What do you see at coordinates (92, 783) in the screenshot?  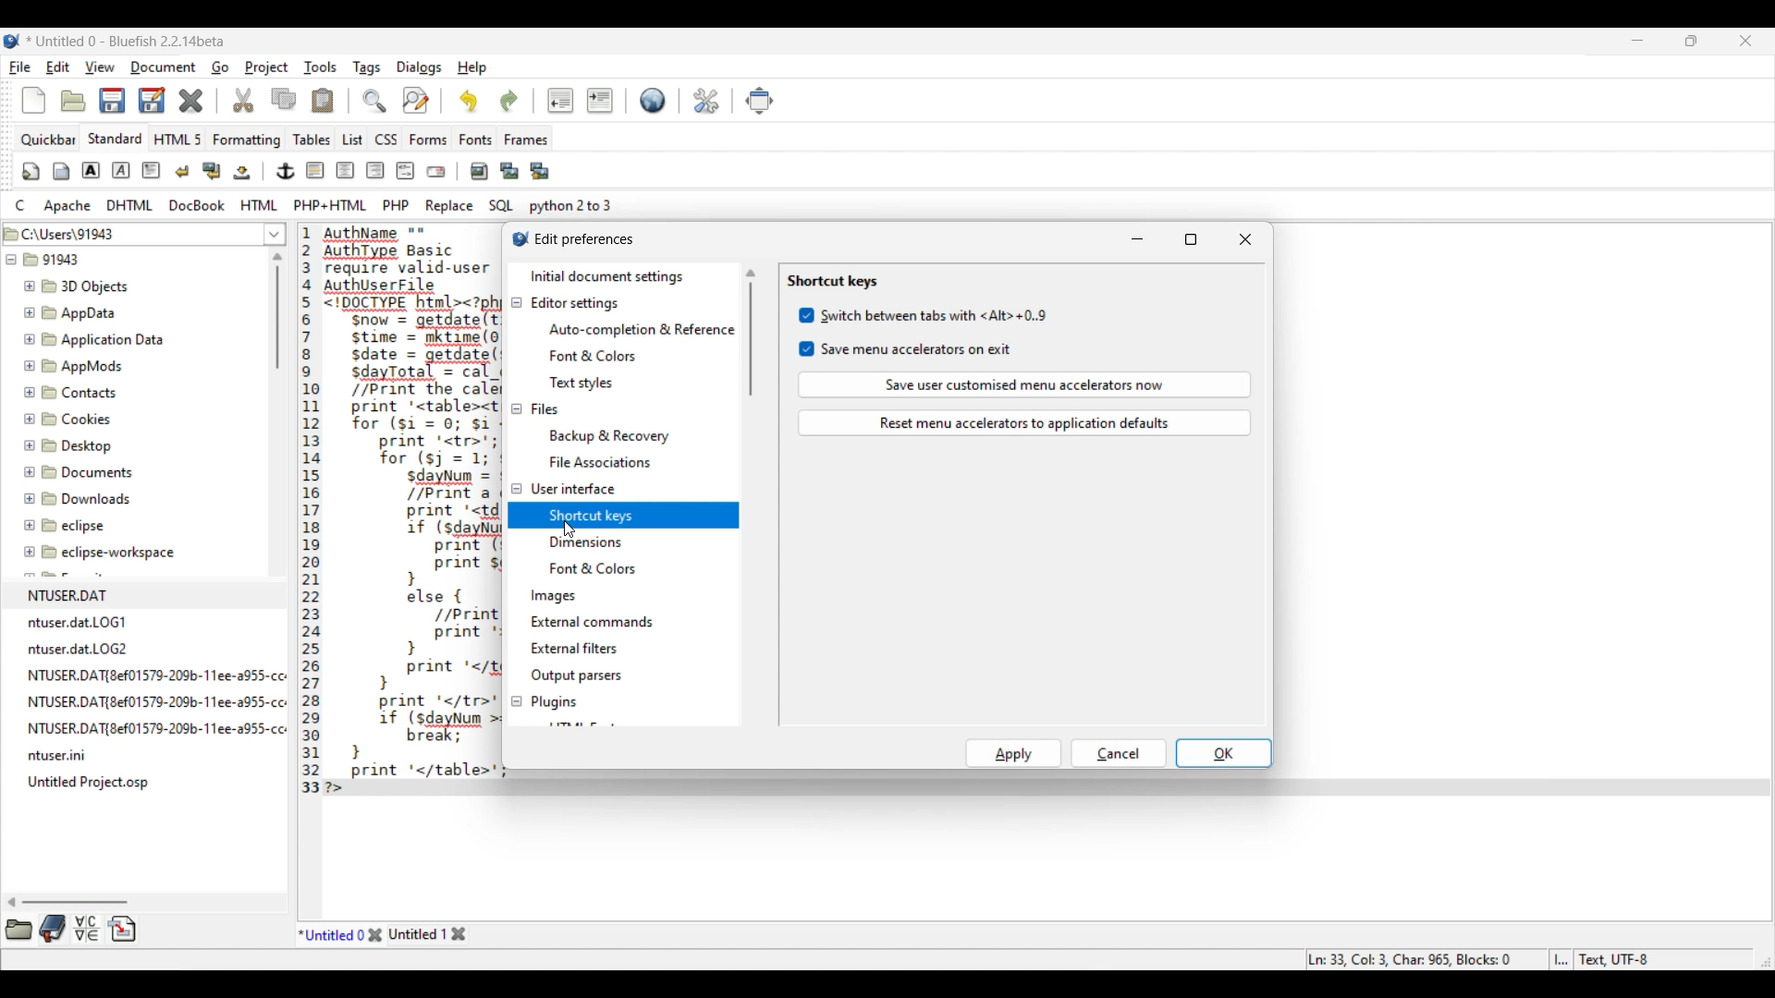 I see `Untitled Project.osp` at bounding box center [92, 783].